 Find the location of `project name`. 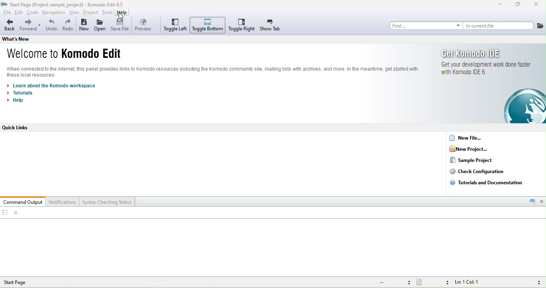

project name is located at coordinates (47, 4).